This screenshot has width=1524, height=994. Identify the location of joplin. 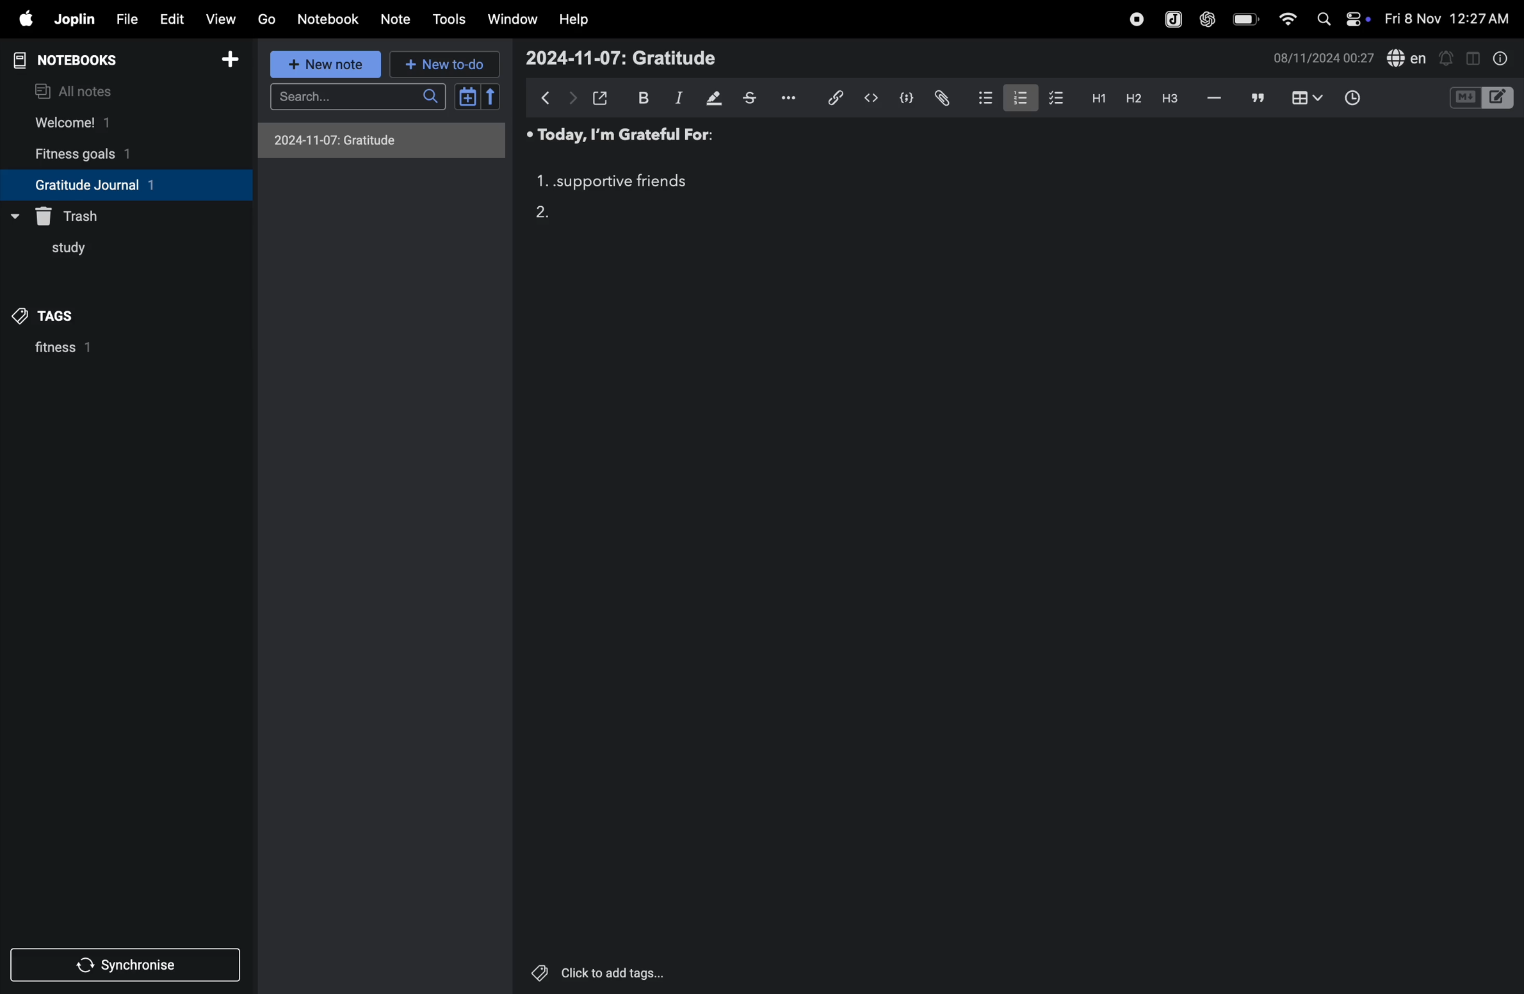
(75, 18).